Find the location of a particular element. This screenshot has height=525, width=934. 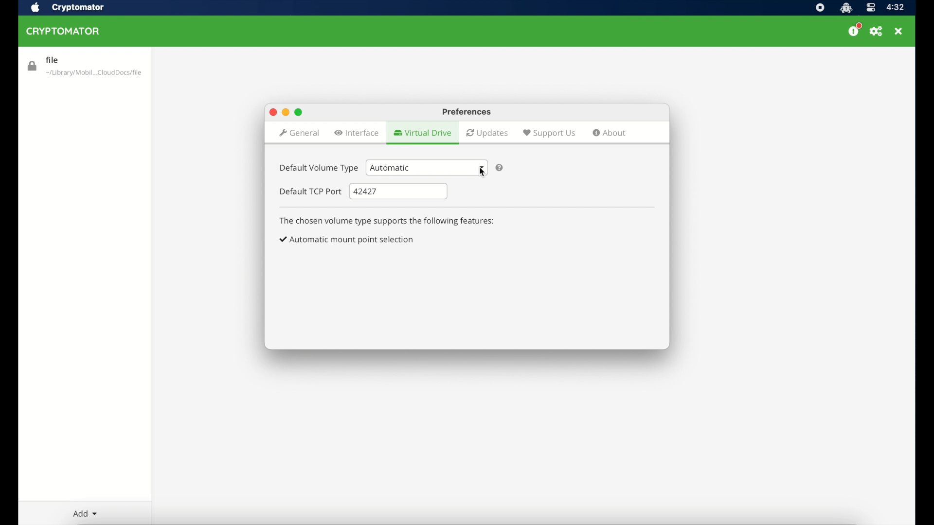

cryptomator is located at coordinates (78, 8).